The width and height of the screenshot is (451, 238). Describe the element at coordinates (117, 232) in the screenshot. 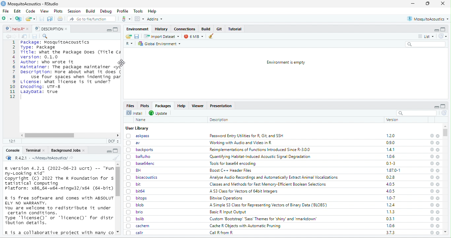

I see `scroll down` at that location.